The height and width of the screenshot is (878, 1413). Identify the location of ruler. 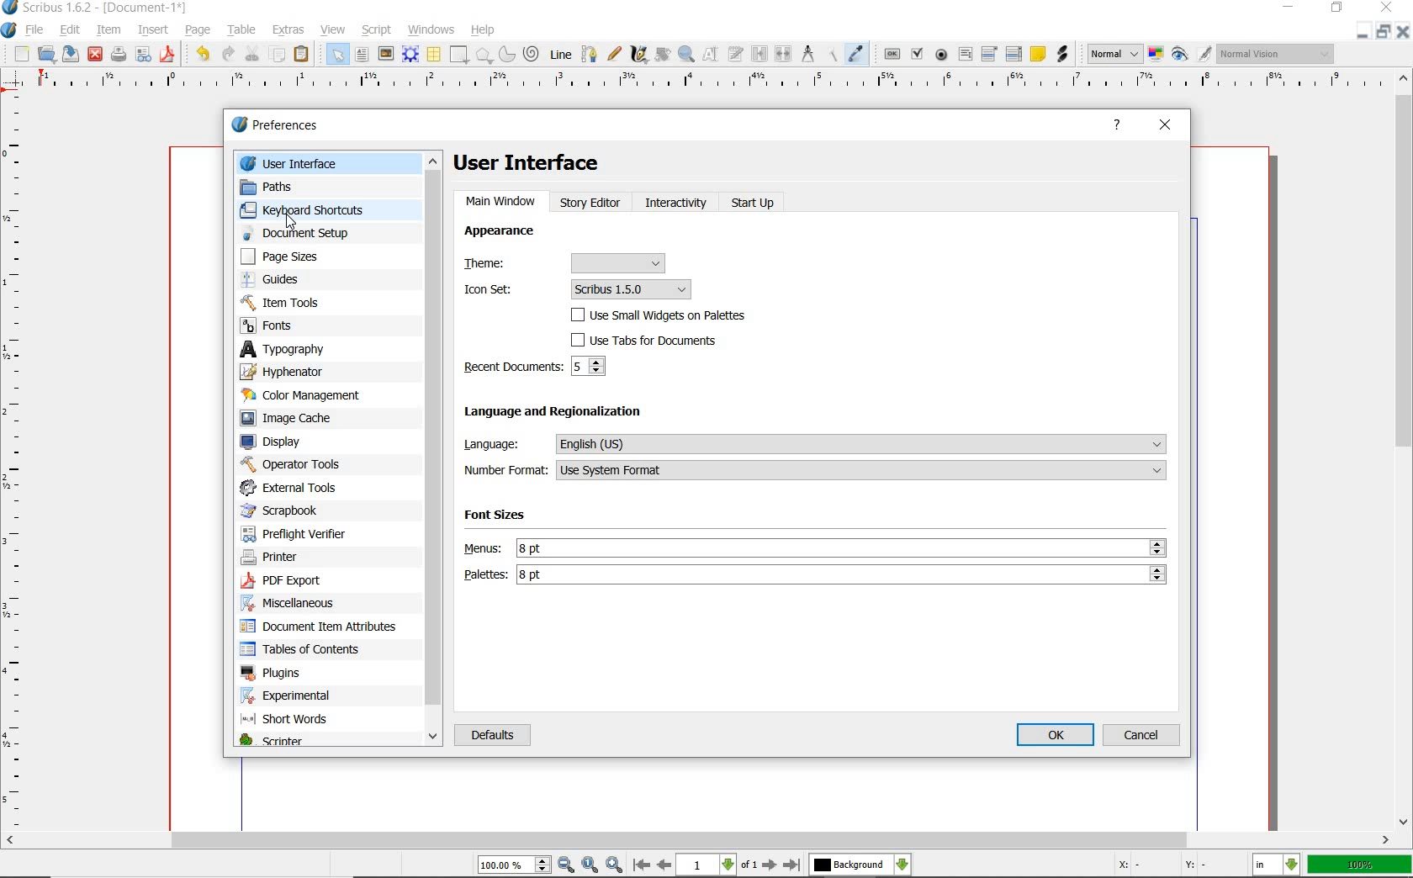
(707, 85).